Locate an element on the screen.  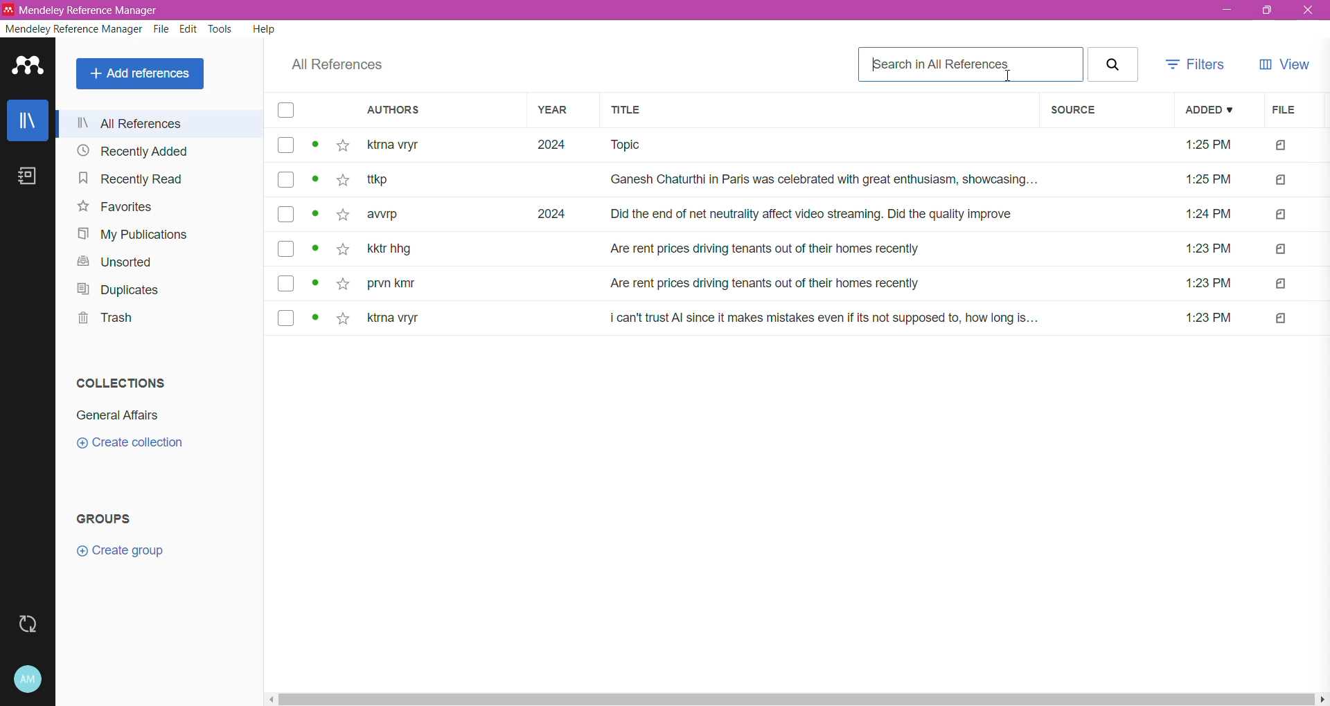
Collection Name is located at coordinates (123, 415).